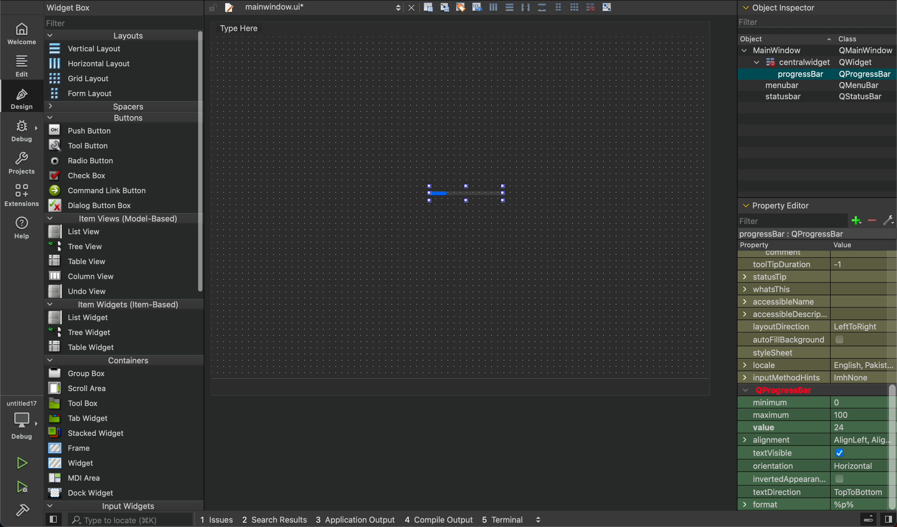 This screenshot has height=527, width=897. What do you see at coordinates (820, 340) in the screenshot?
I see `autofill` at bounding box center [820, 340].